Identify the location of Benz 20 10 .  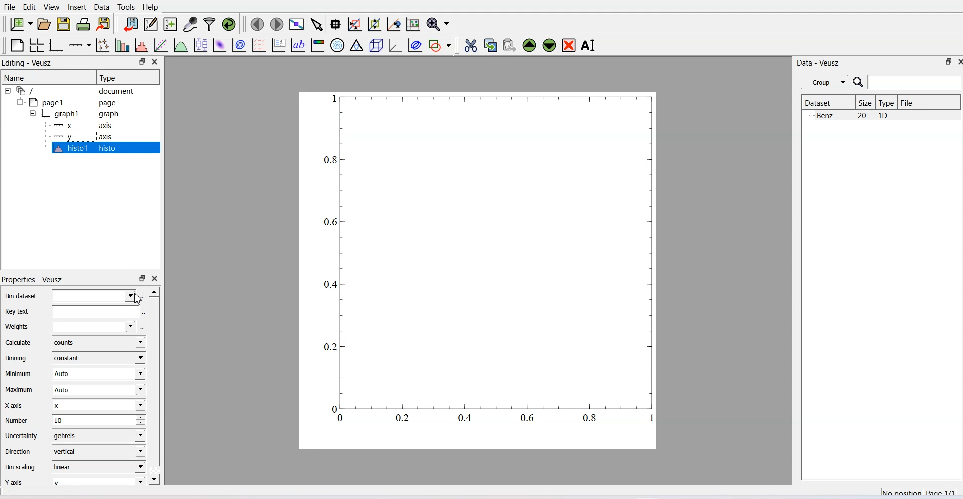
(853, 115).